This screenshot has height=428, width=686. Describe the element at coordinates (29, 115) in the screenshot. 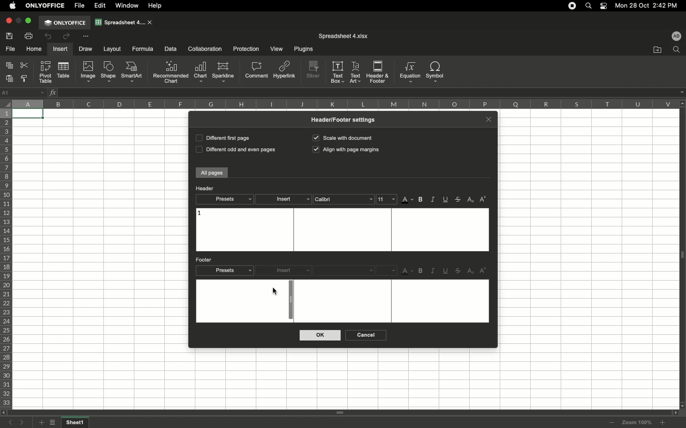

I see `Selected cell` at that location.